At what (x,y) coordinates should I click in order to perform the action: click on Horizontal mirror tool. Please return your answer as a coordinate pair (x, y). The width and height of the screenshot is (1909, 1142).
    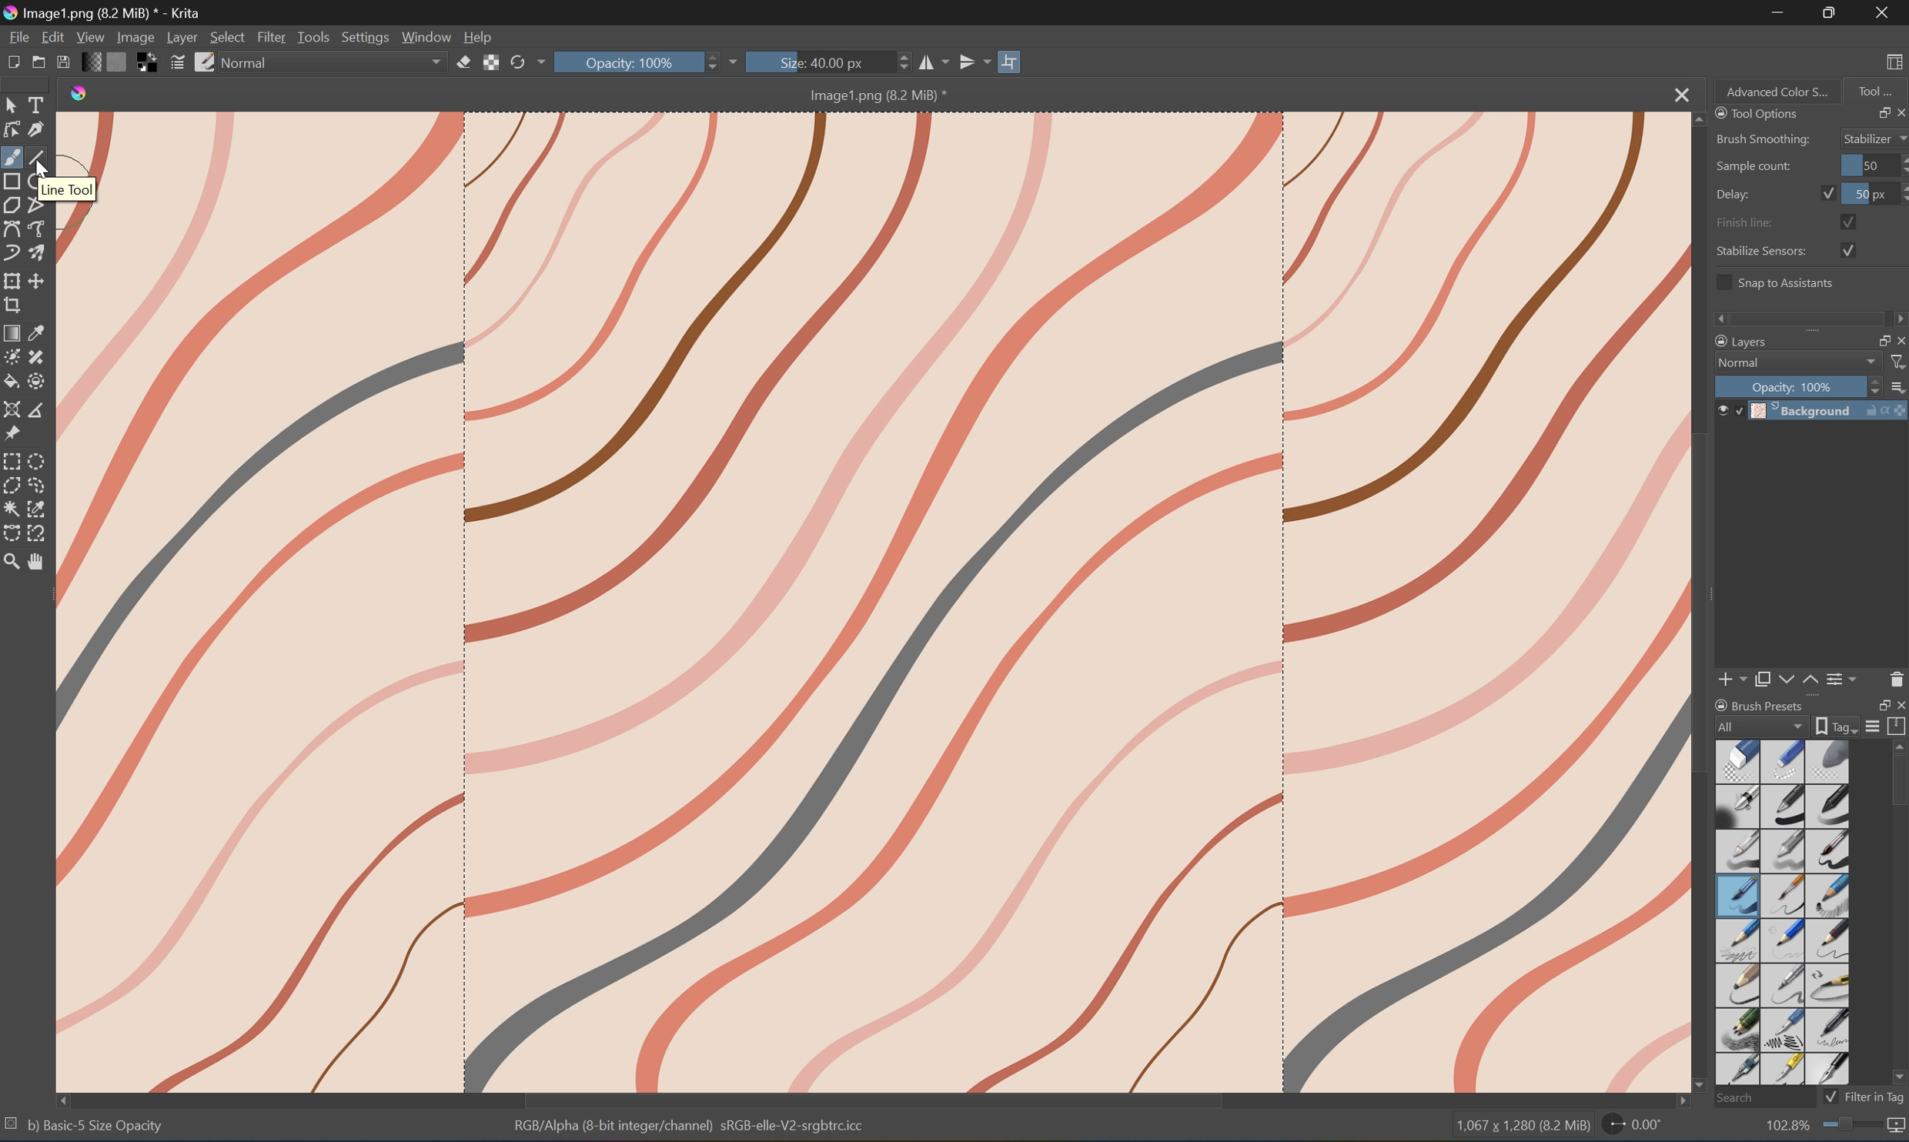
    Looking at the image, I should click on (933, 62).